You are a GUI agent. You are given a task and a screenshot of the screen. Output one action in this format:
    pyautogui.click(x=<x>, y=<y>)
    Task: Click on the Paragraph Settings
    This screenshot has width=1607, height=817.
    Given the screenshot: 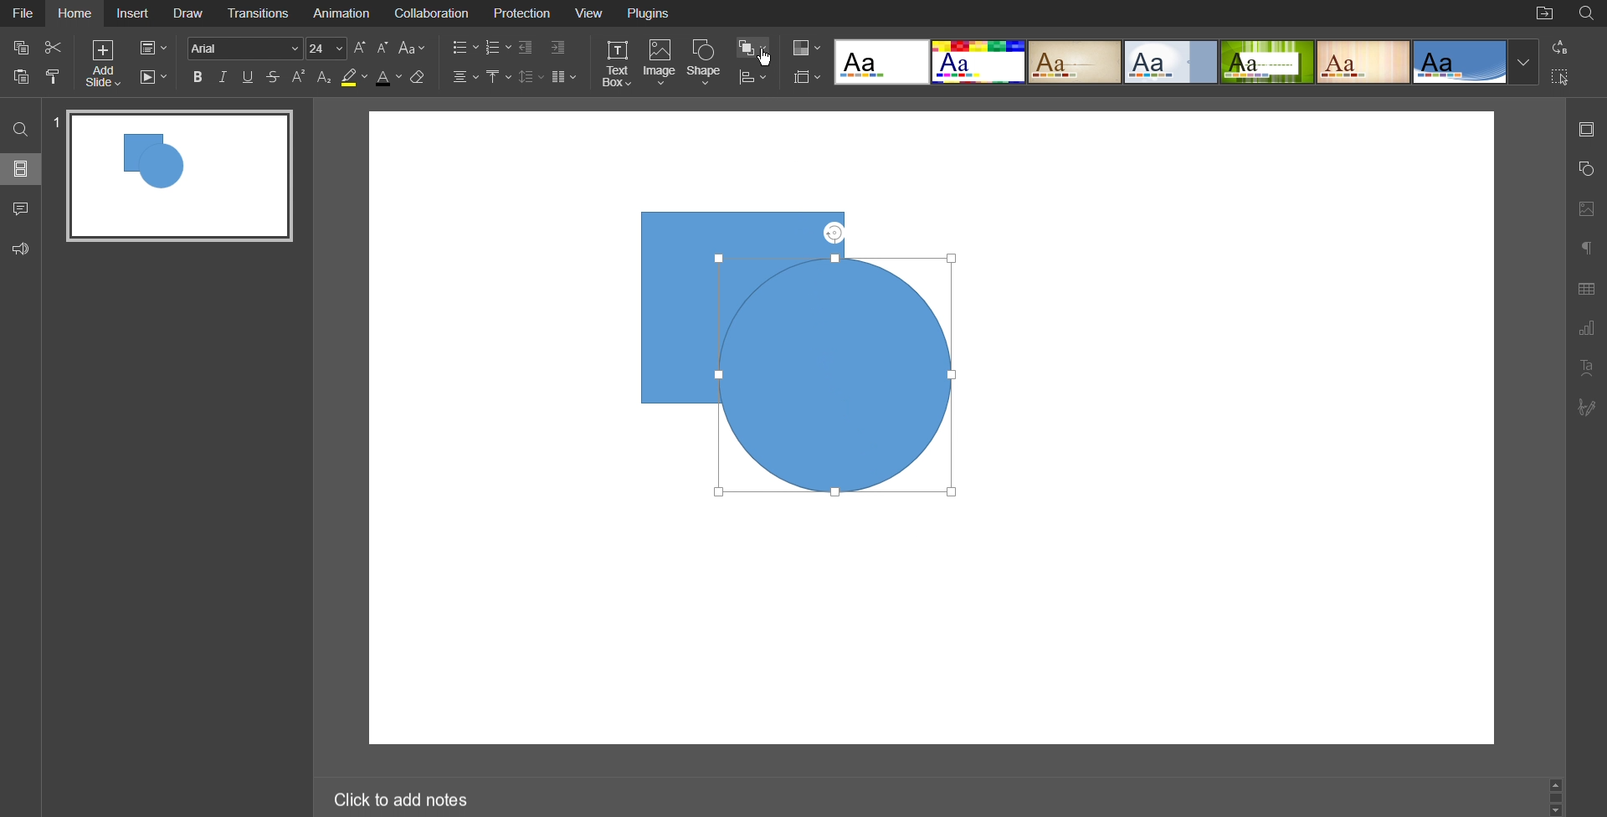 What is the action you would take?
    pyautogui.click(x=1586, y=249)
    